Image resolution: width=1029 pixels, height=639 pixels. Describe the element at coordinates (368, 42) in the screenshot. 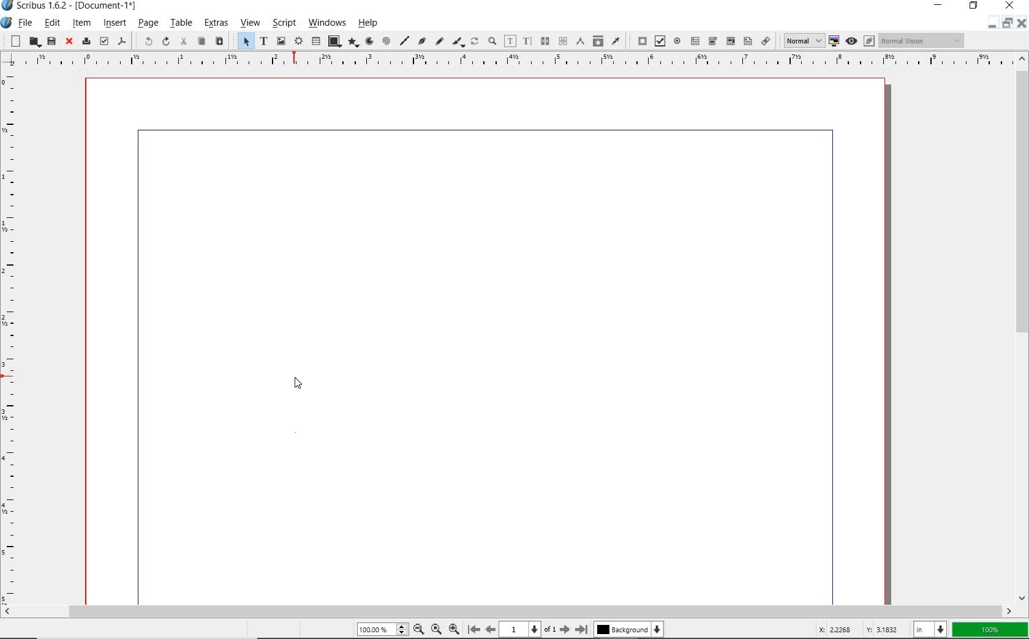

I see `arc` at that location.